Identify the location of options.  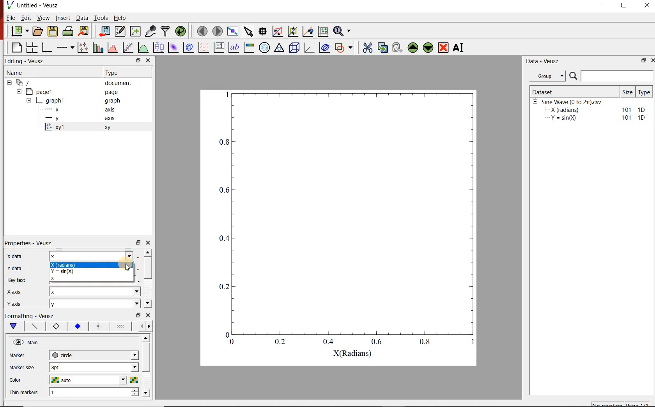
(97, 327).